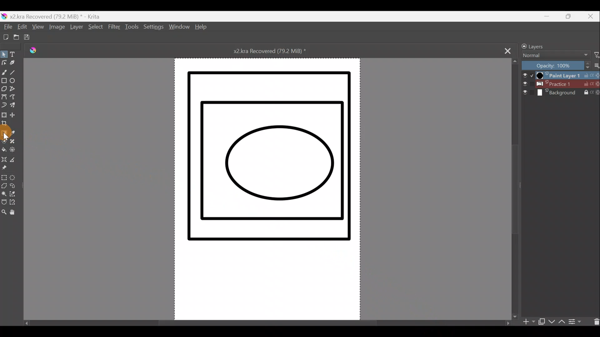 The image size is (600, 337). I want to click on Fill a contiguous area of colour with colour/fill a selection, so click(4, 151).